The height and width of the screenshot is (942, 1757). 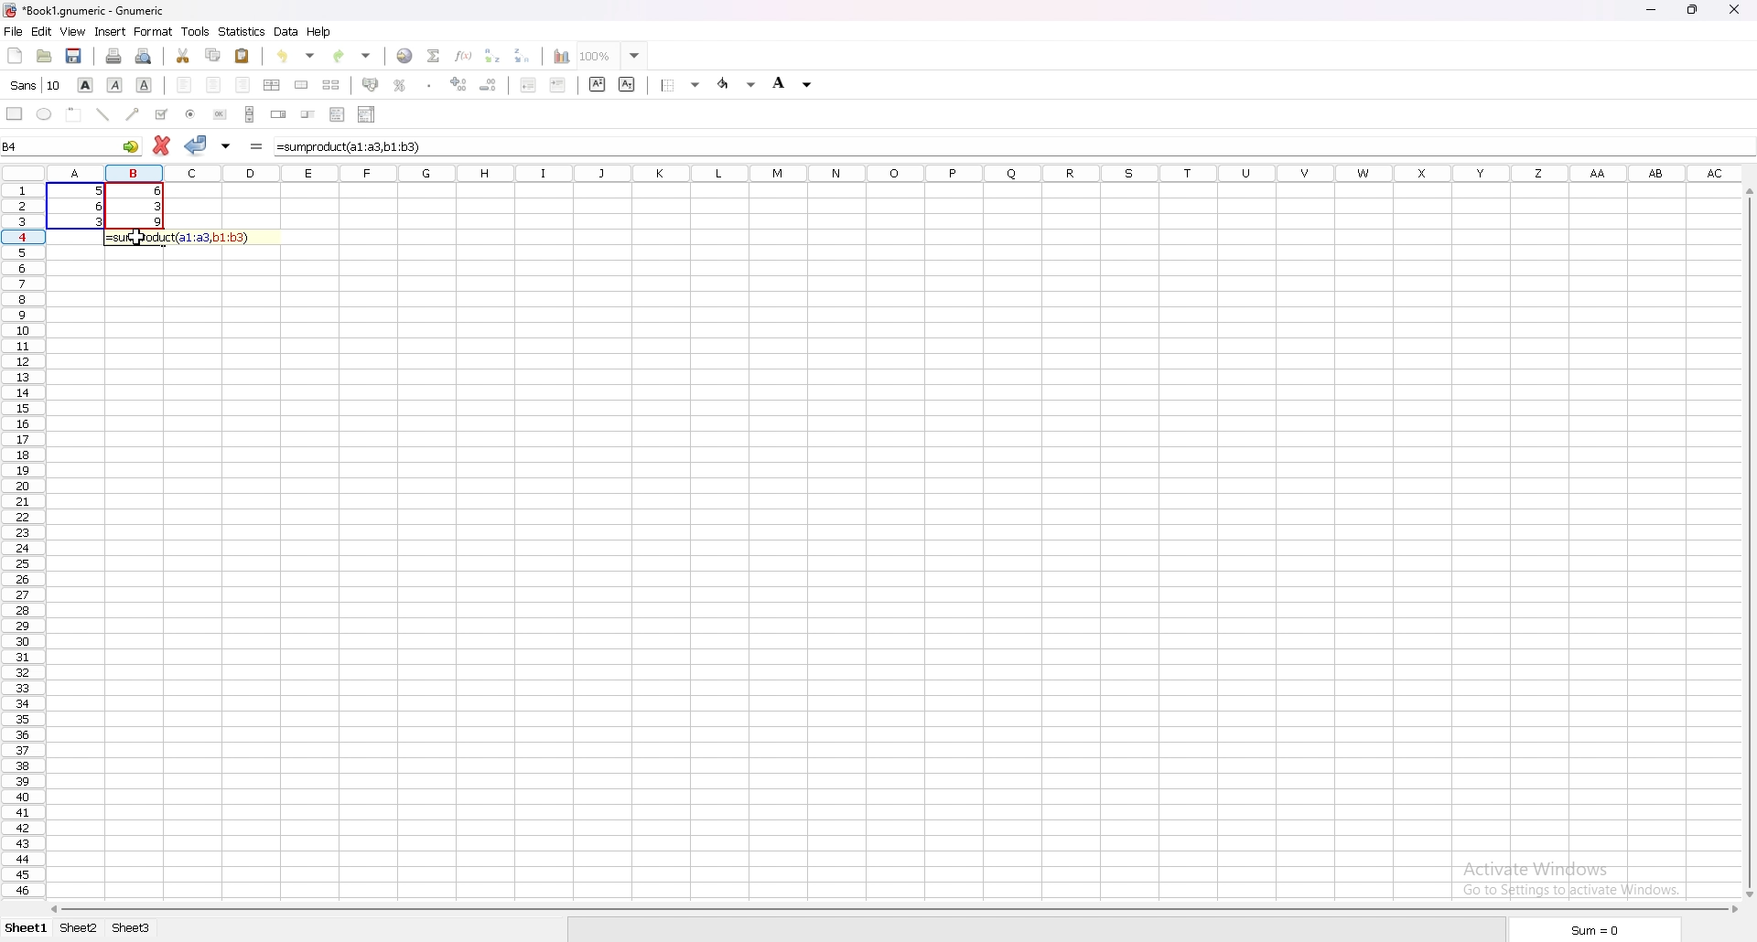 I want to click on scroll button, so click(x=249, y=113).